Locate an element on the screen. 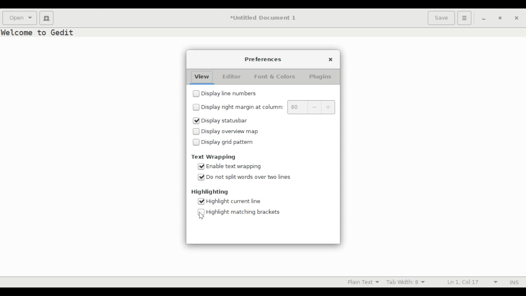 The width and height of the screenshot is (526, 296). (un)select Display line numbers is located at coordinates (233, 94).